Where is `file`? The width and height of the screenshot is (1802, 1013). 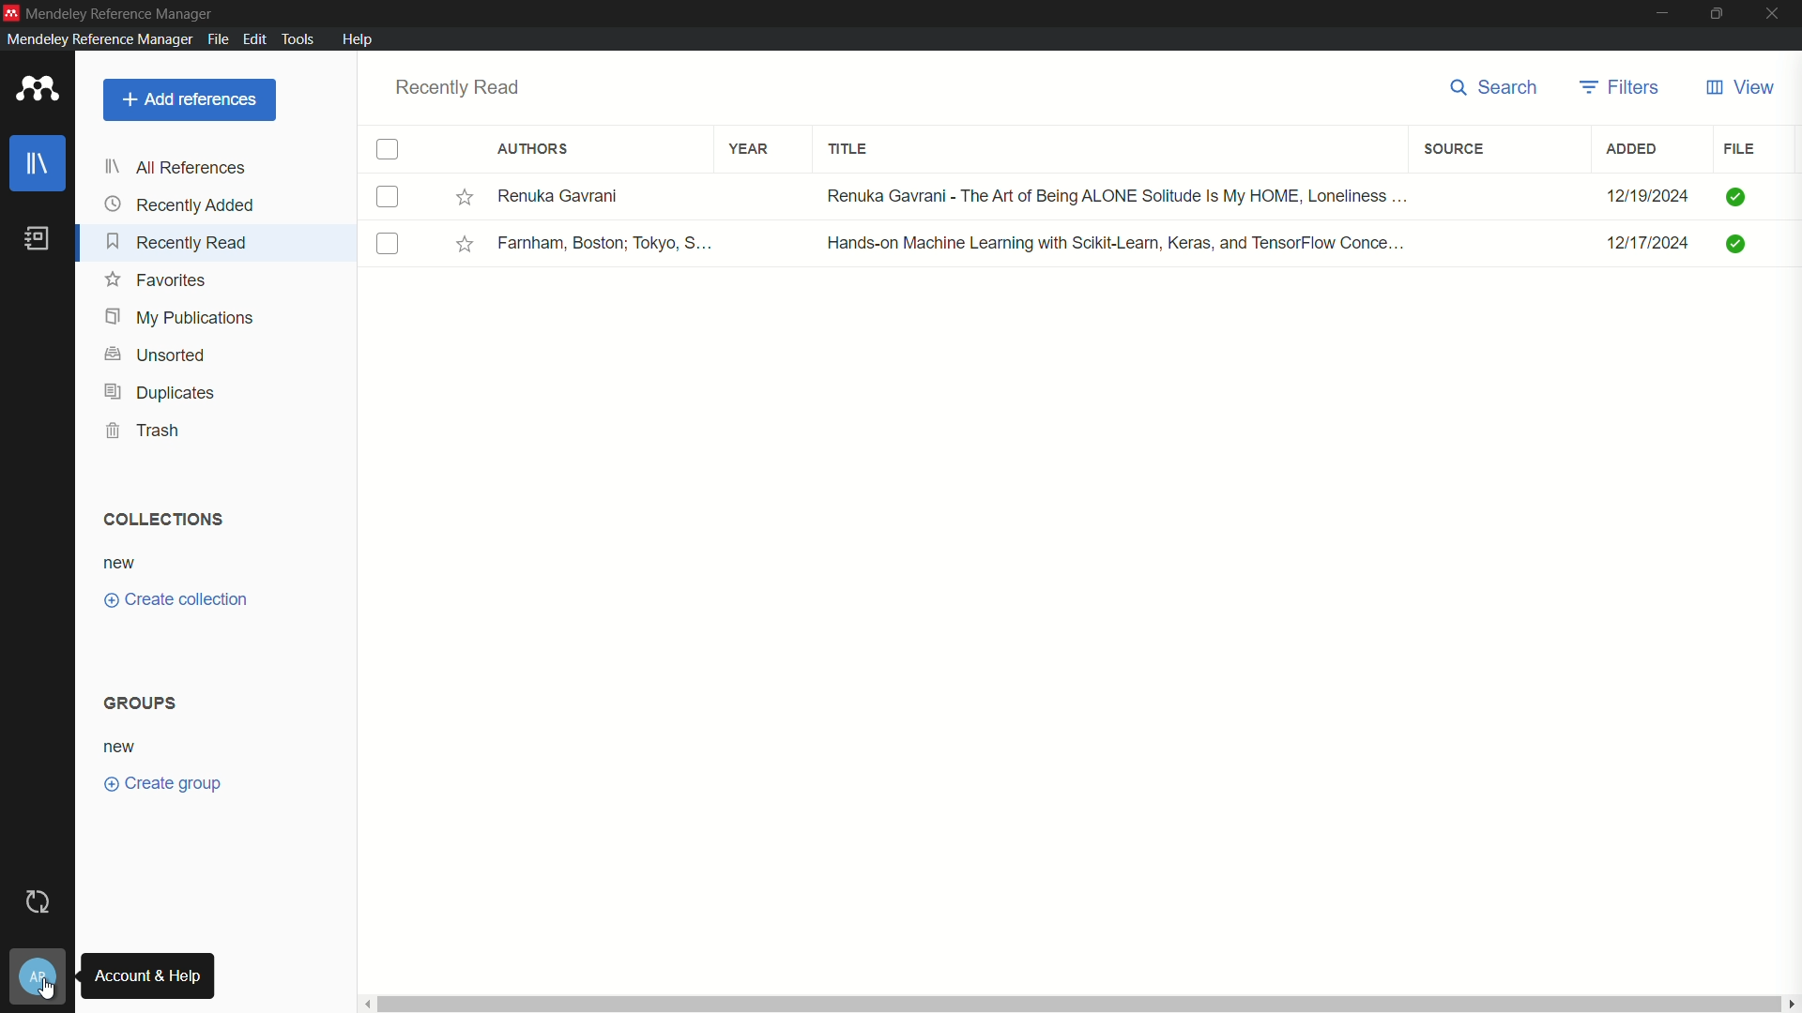
file is located at coordinates (1739, 149).